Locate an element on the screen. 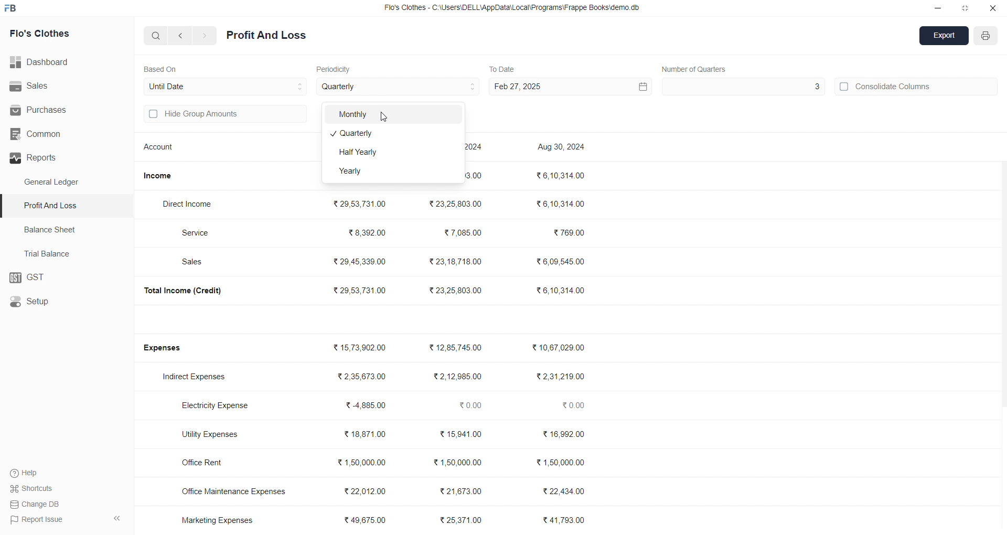  Consolidate Columns is located at coordinates (917, 85).